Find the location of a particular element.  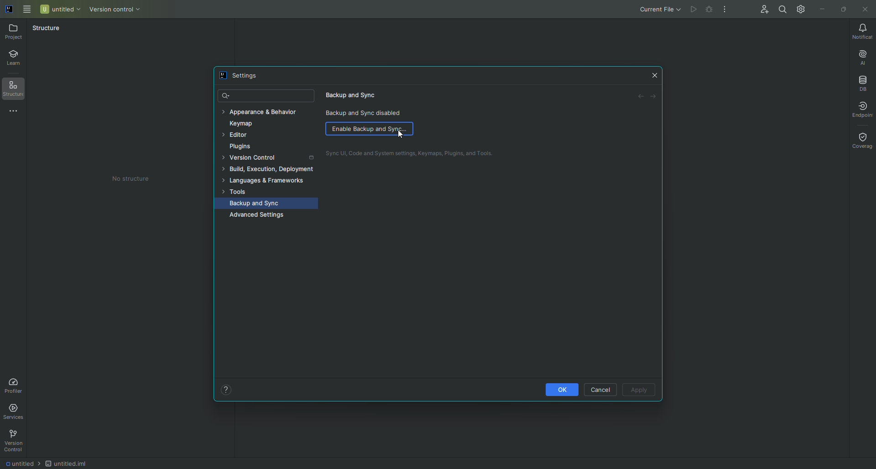

Close is located at coordinates (654, 76).